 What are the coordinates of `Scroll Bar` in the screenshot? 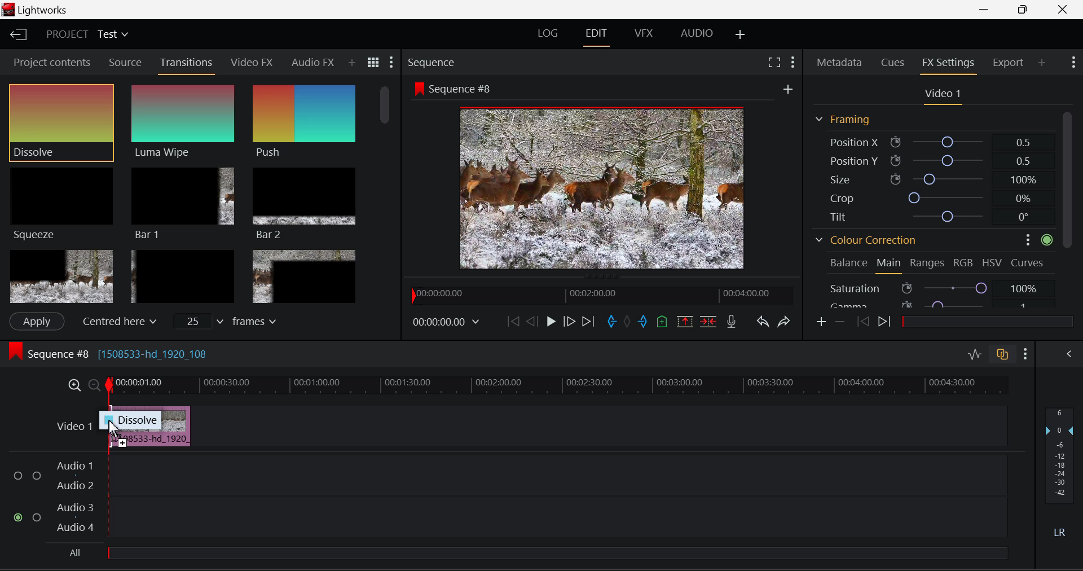 It's located at (1068, 208).